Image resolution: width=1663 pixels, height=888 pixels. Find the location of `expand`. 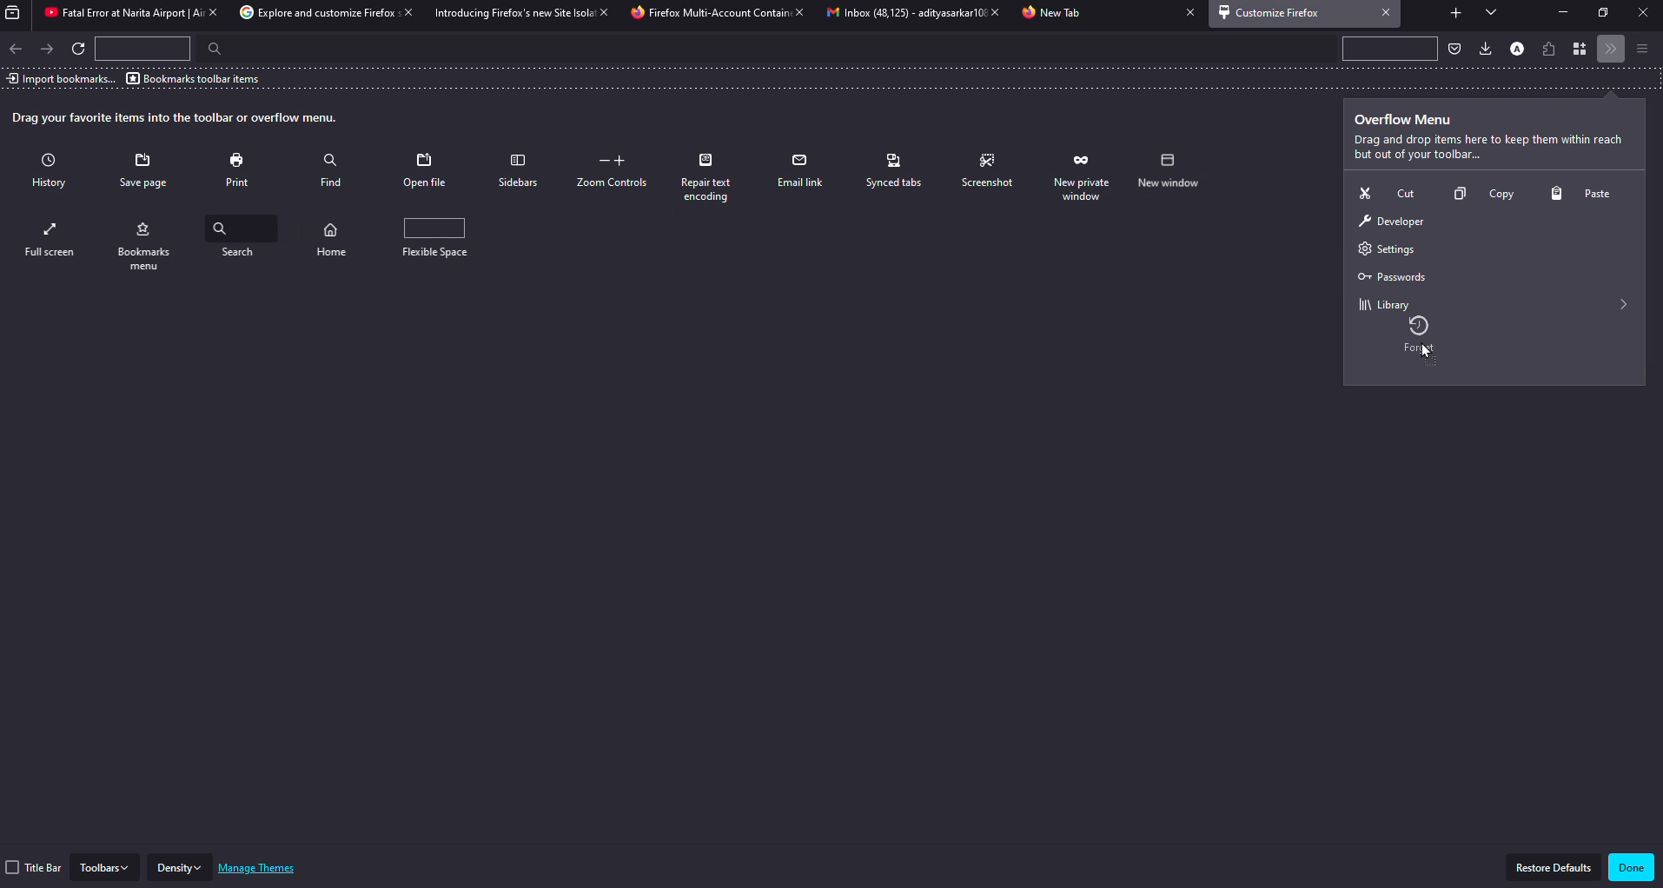

expand is located at coordinates (1625, 304).